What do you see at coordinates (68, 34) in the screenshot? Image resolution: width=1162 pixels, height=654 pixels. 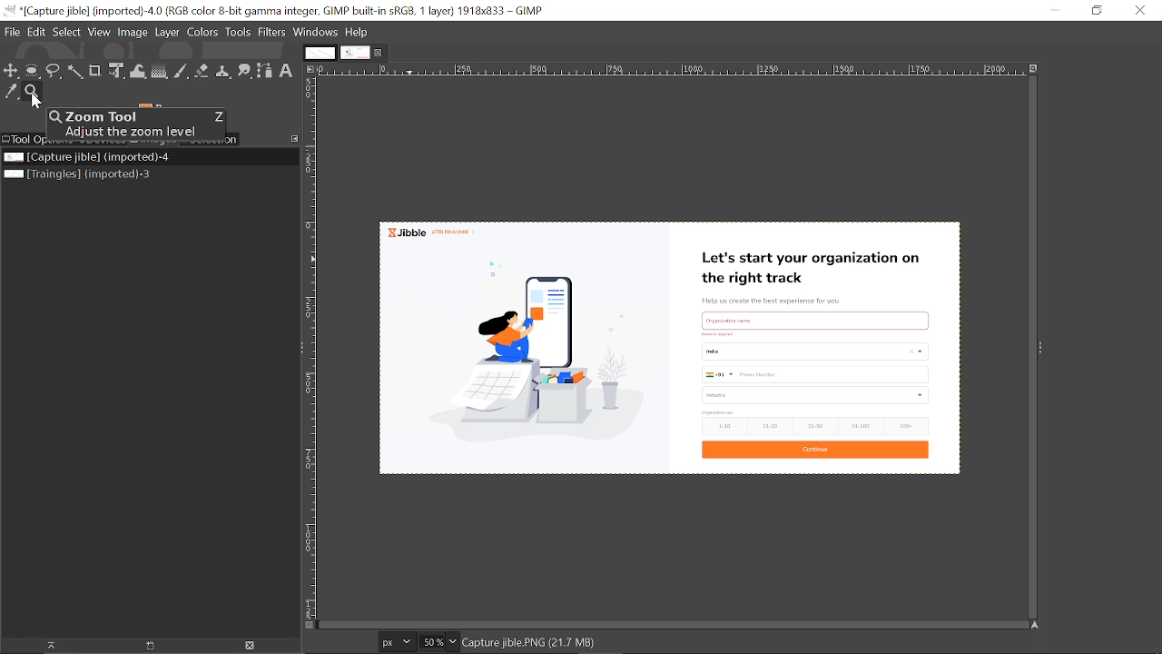 I see `Select` at bounding box center [68, 34].